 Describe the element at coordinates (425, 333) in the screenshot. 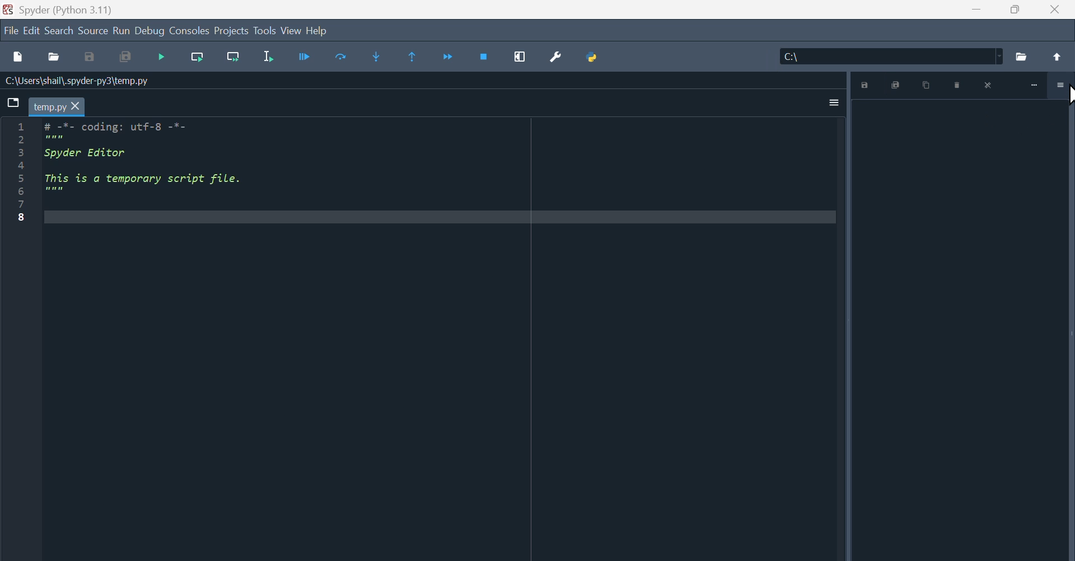

I see `# -*- coding: utf-8 -*- """ Spyder Editor  This is a temporary script file. """` at that location.